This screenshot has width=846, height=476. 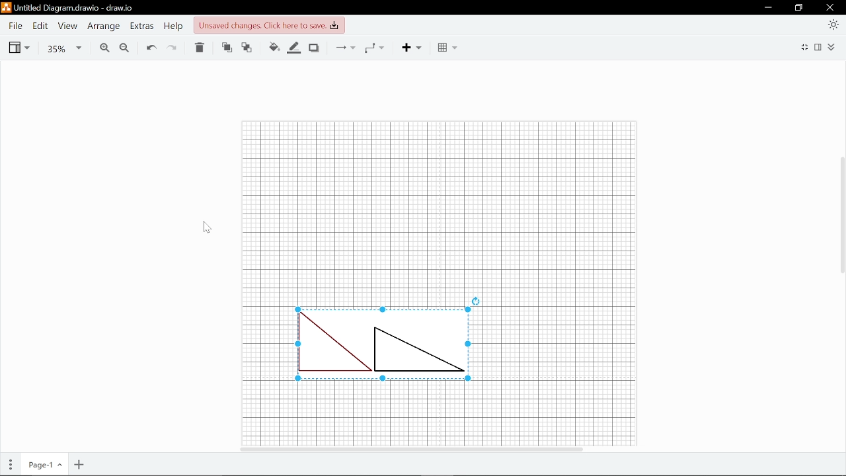 I want to click on Grid lines, so click(x=440, y=204).